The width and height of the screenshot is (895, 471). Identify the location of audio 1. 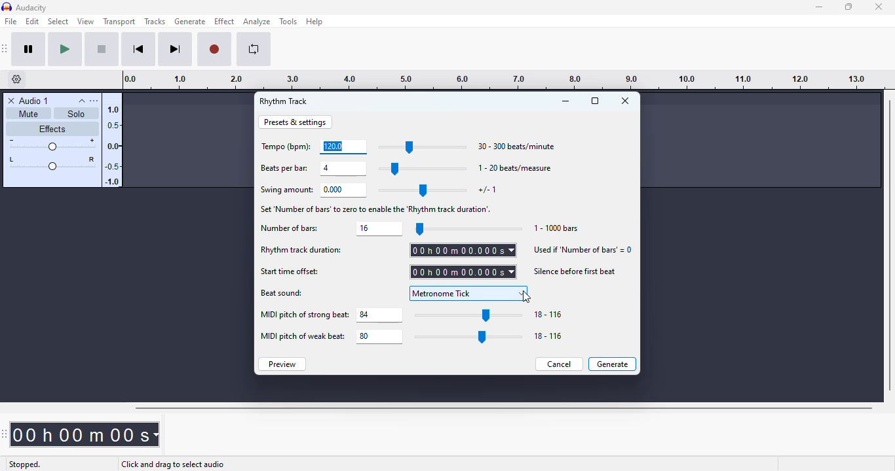
(35, 101).